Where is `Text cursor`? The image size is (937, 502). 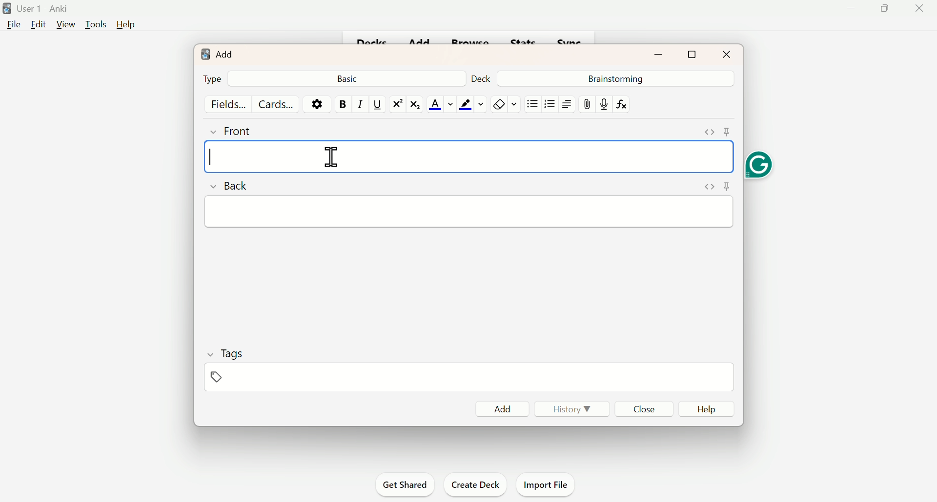 Text cursor is located at coordinates (212, 159).